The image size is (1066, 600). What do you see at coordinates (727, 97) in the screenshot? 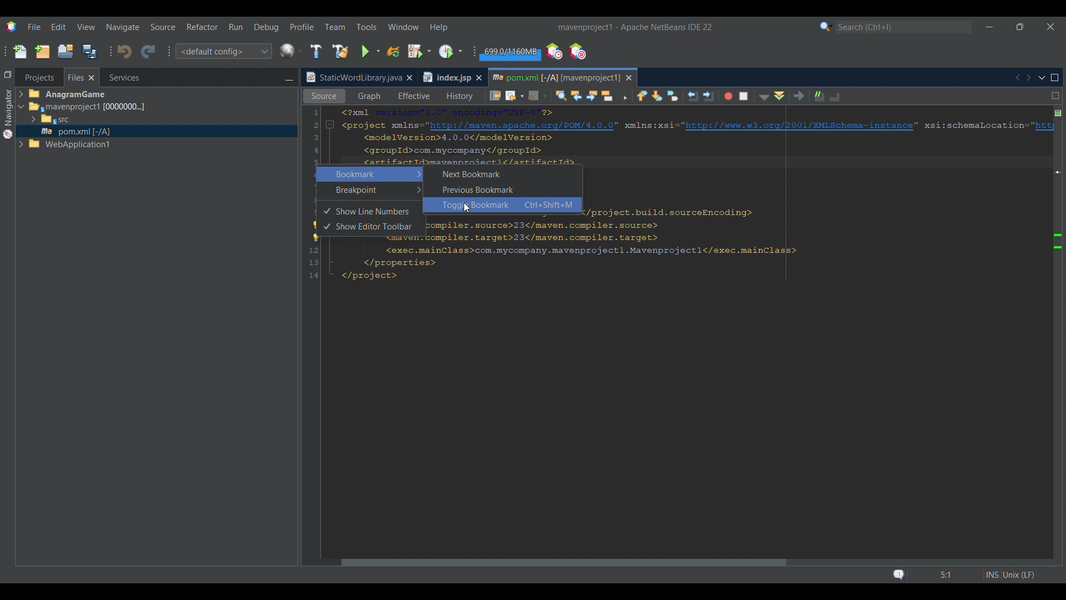
I see `Start macro recording` at bounding box center [727, 97].